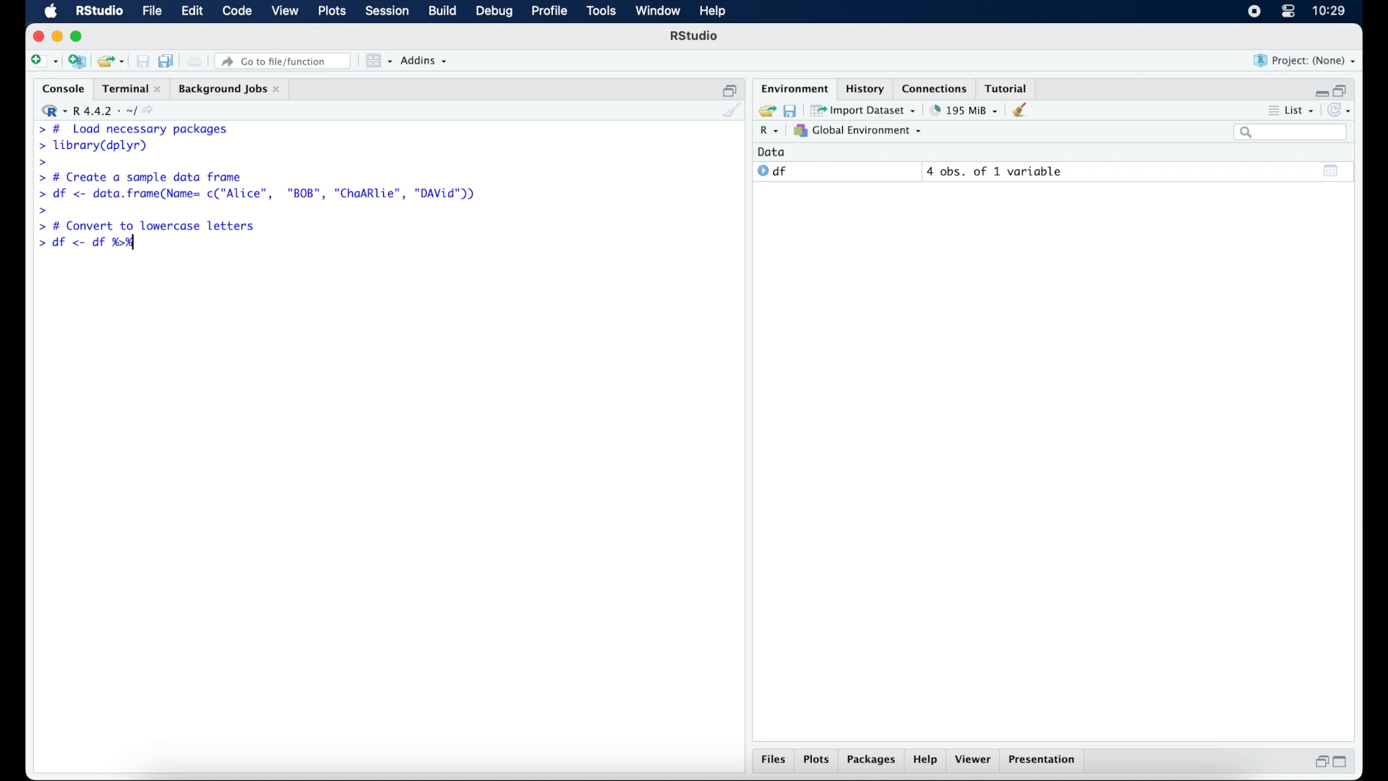 The width and height of the screenshot is (1388, 781). What do you see at coordinates (261, 195) in the screenshot?
I see `> df <- data.frame(Name= c("Alice", "BOB", "ChaARlie", "DAVid"))|` at bounding box center [261, 195].